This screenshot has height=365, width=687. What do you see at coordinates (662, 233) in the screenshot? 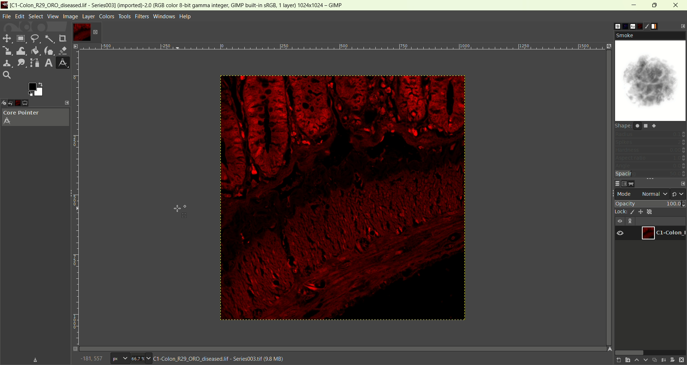
I see `layer1` at bounding box center [662, 233].